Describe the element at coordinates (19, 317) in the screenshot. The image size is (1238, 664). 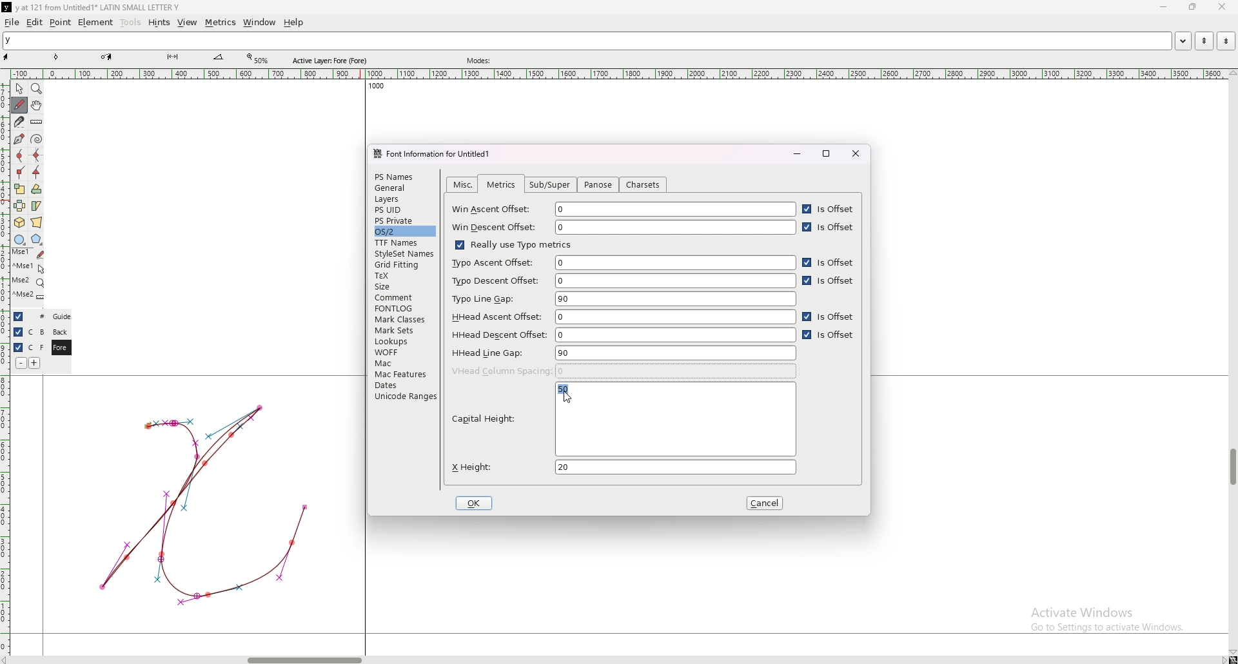
I see `hide layer` at that location.